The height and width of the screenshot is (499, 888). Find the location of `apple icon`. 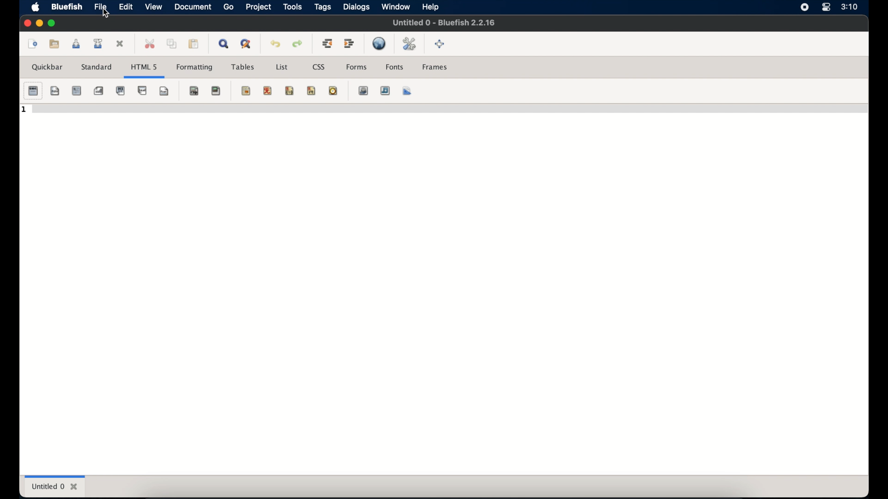

apple icon is located at coordinates (36, 8).